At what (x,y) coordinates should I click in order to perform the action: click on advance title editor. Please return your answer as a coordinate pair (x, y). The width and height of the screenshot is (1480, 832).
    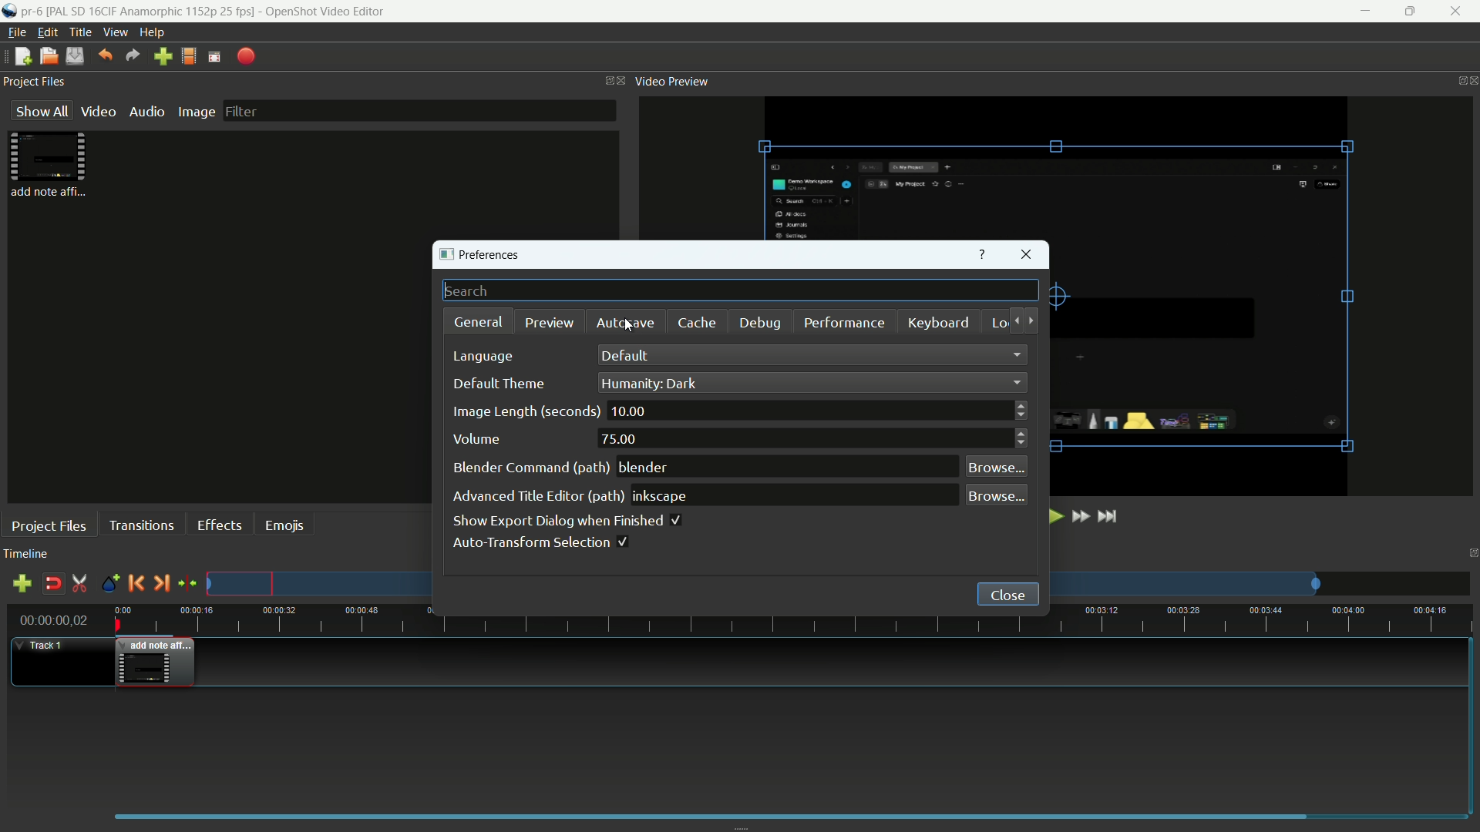
    Looking at the image, I should click on (539, 498).